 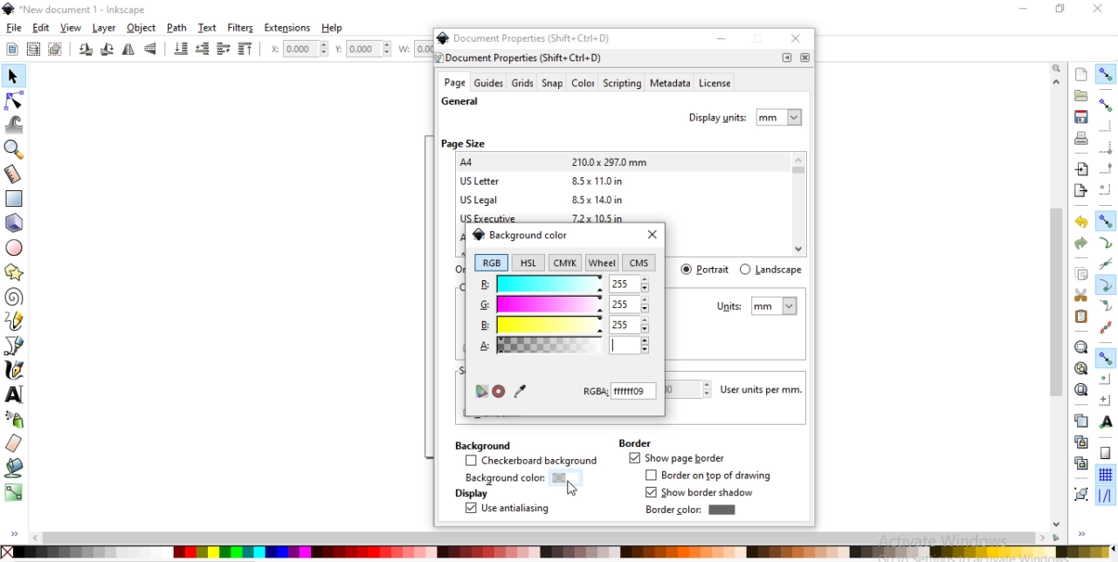 I want to click on license, so click(x=716, y=85).